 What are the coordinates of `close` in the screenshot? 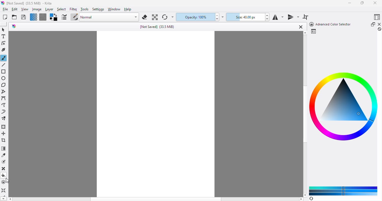 It's located at (375, 3).